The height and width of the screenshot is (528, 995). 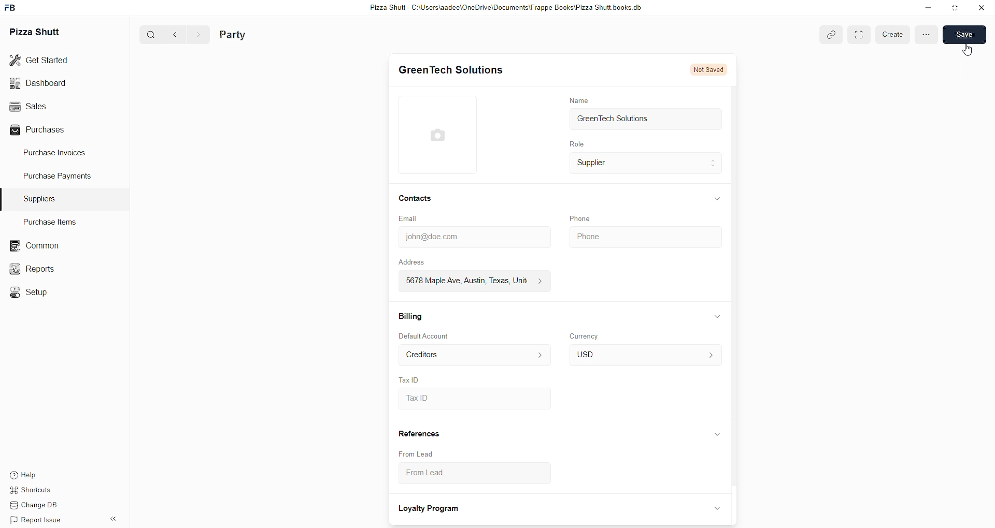 What do you see at coordinates (147, 35) in the screenshot?
I see `search` at bounding box center [147, 35].